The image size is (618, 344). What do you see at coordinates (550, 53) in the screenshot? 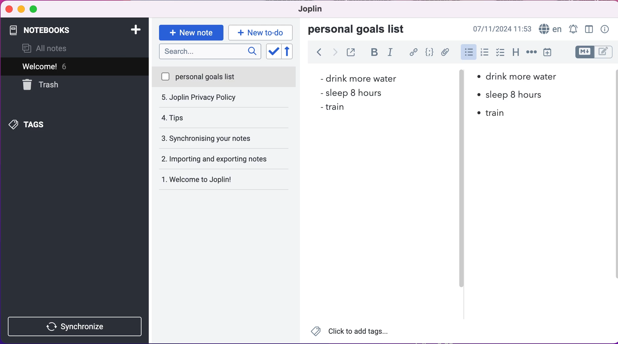
I see `insert time` at bounding box center [550, 53].